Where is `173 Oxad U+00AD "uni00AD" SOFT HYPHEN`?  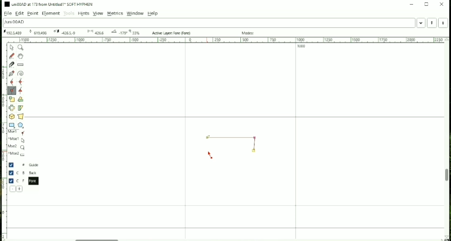 173 Oxad U+00AD "uni00AD" SOFT HYPHEN is located at coordinates (95, 32).